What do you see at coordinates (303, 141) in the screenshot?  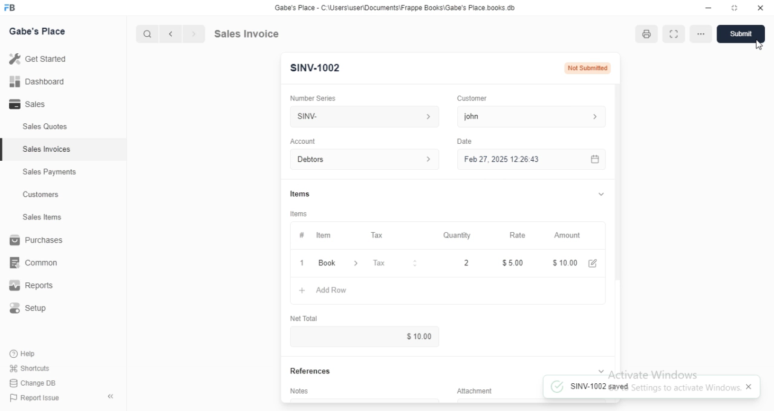 I see `Account` at bounding box center [303, 141].